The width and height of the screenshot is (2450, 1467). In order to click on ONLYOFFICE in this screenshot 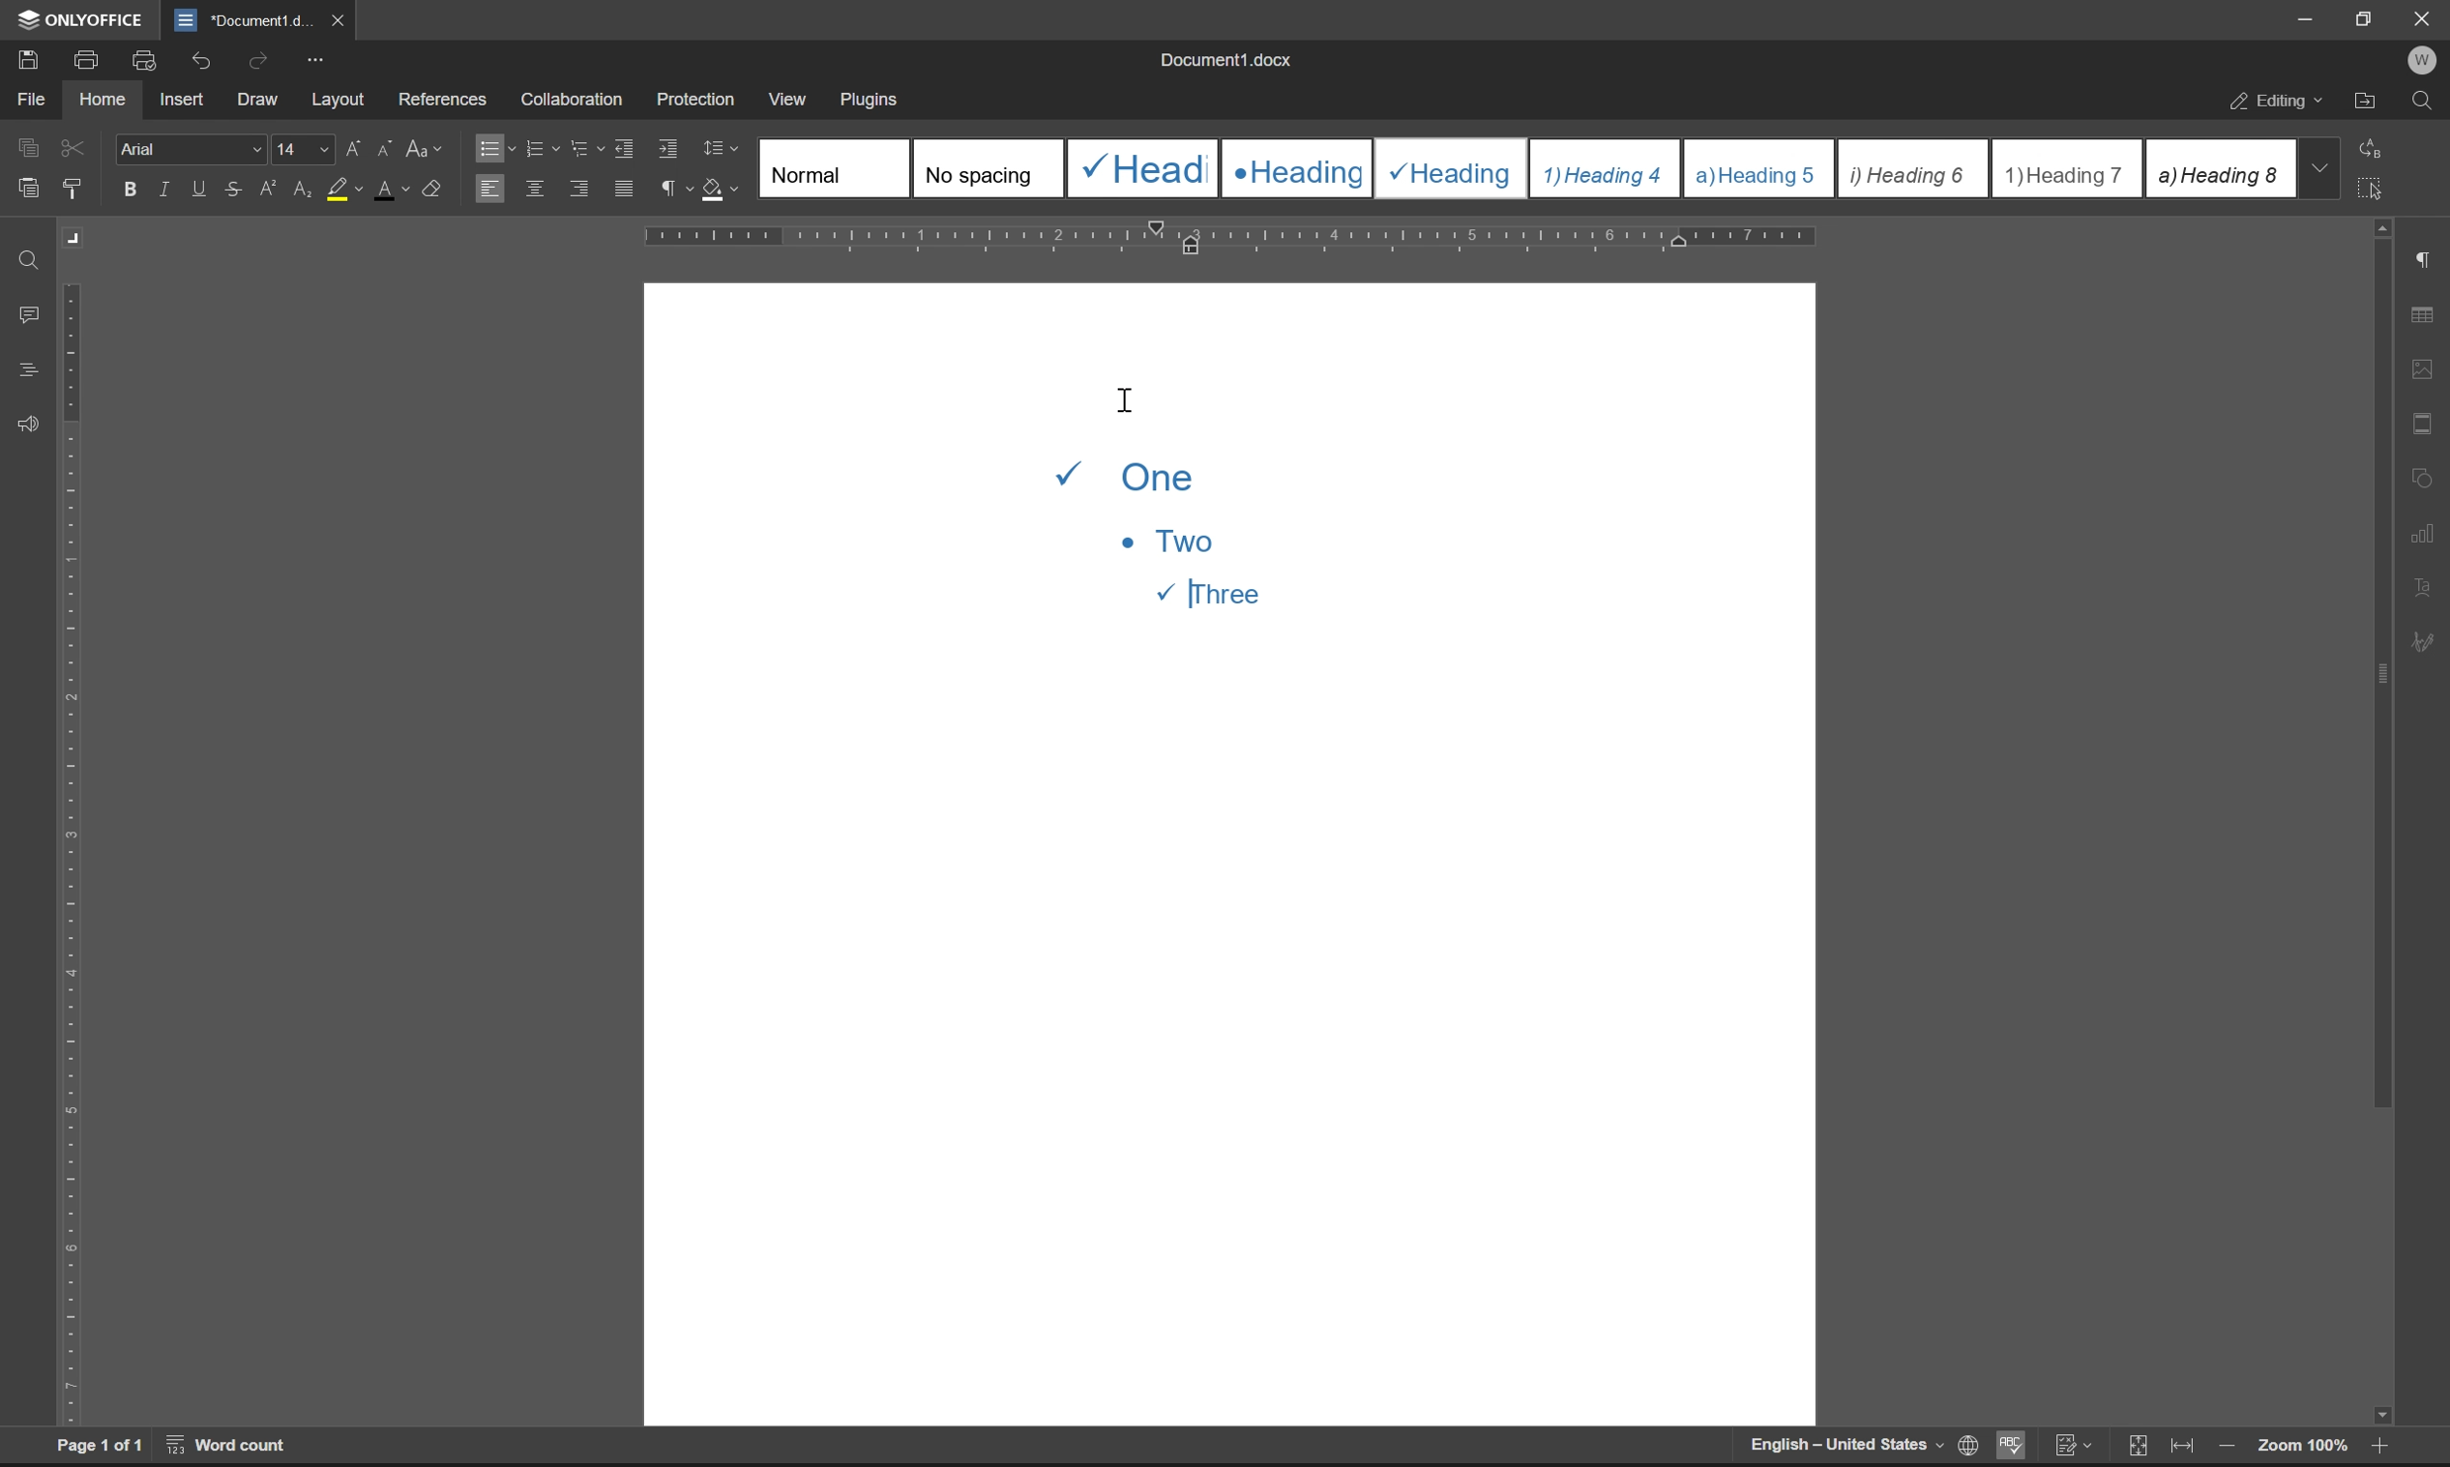, I will do `click(83, 20)`.